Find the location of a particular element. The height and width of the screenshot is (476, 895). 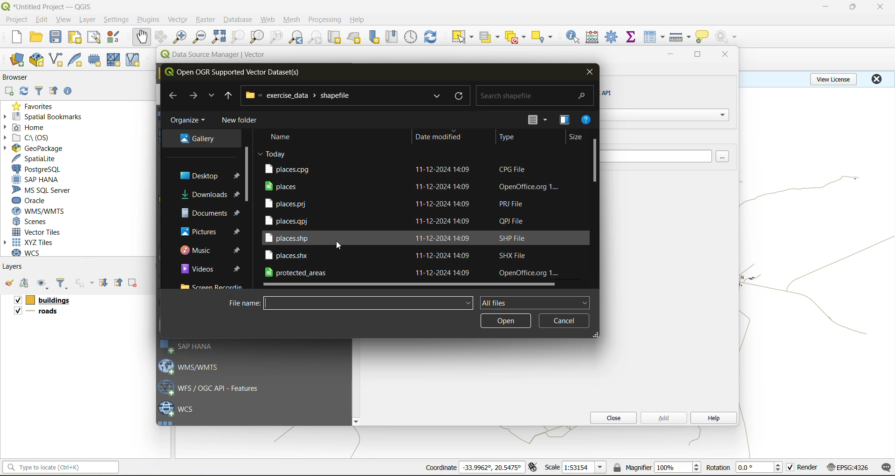

back is located at coordinates (173, 95).